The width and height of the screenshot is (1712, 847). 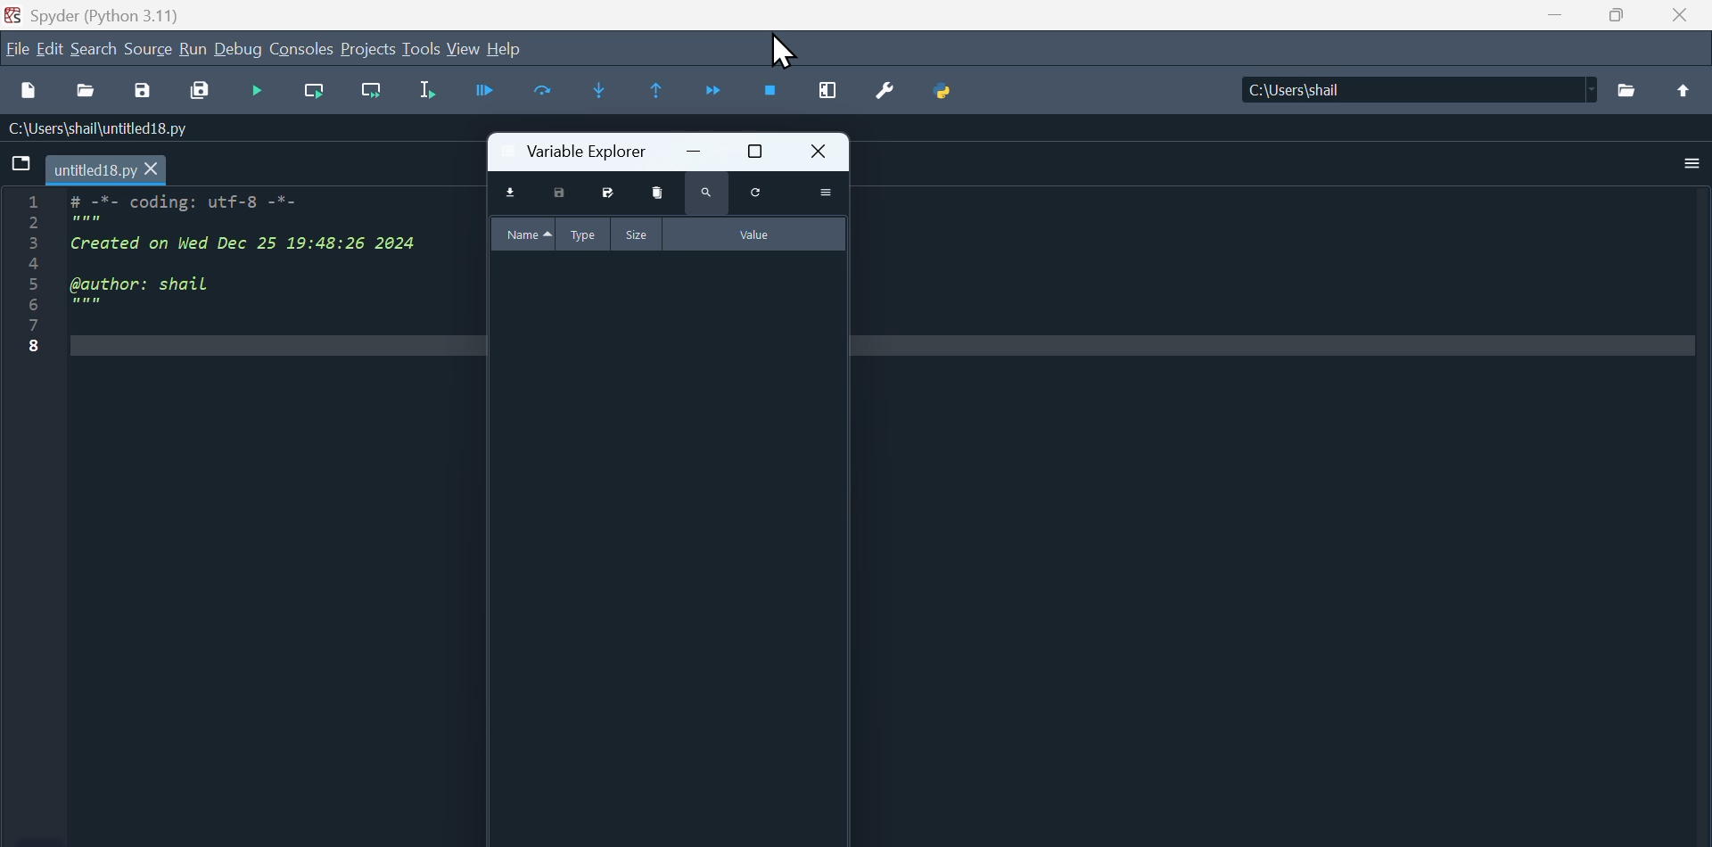 I want to click on Maximize current window, so click(x=827, y=95).